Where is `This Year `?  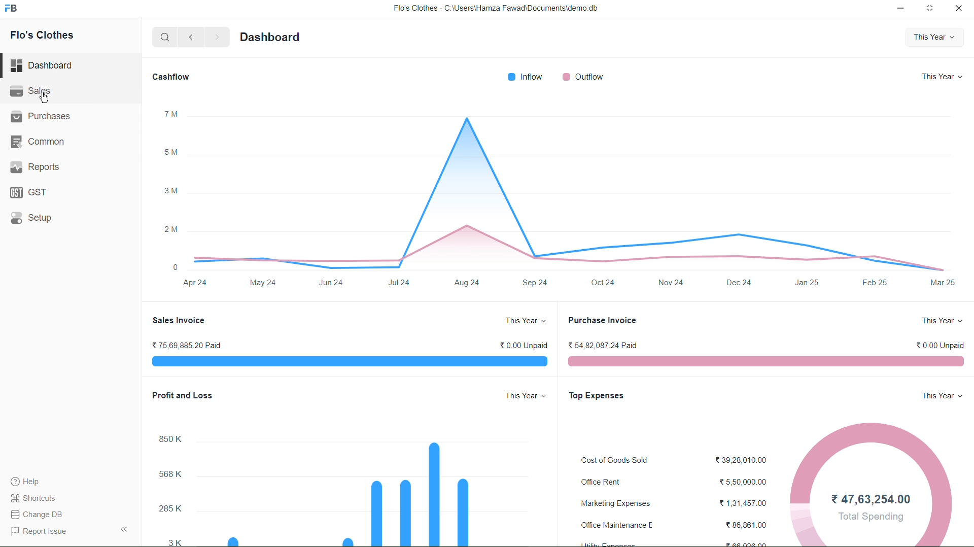 This Year  is located at coordinates (521, 320).